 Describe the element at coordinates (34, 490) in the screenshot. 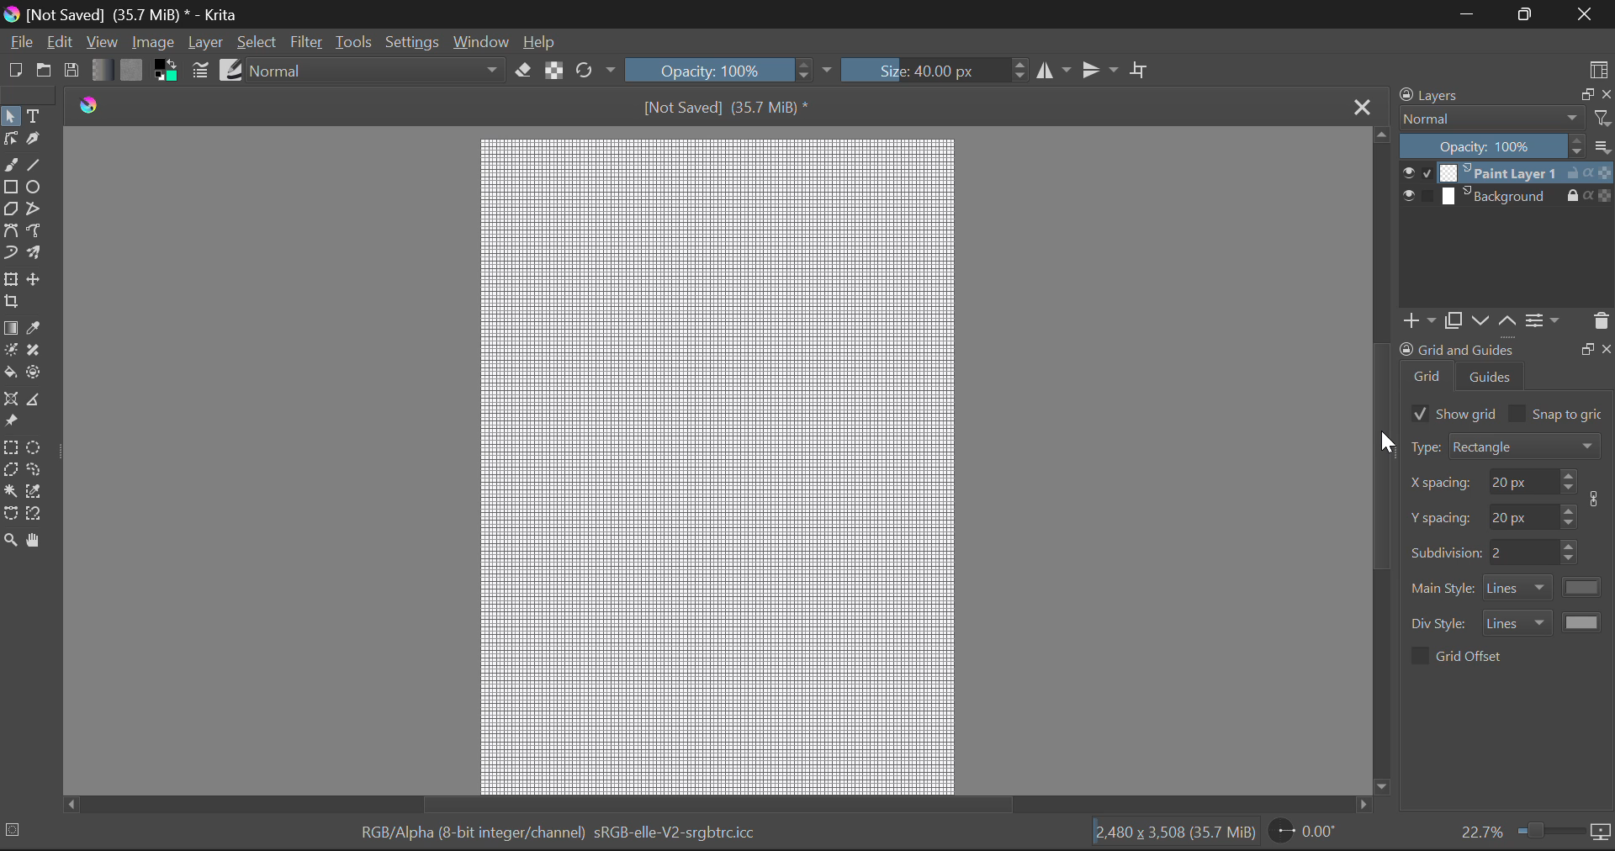

I see `Similar Color Selector` at that location.